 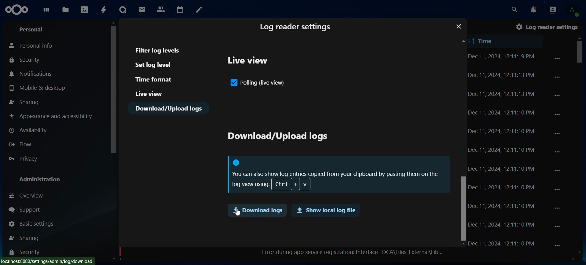 What do you see at coordinates (159, 50) in the screenshot?
I see `filter log levels` at bounding box center [159, 50].